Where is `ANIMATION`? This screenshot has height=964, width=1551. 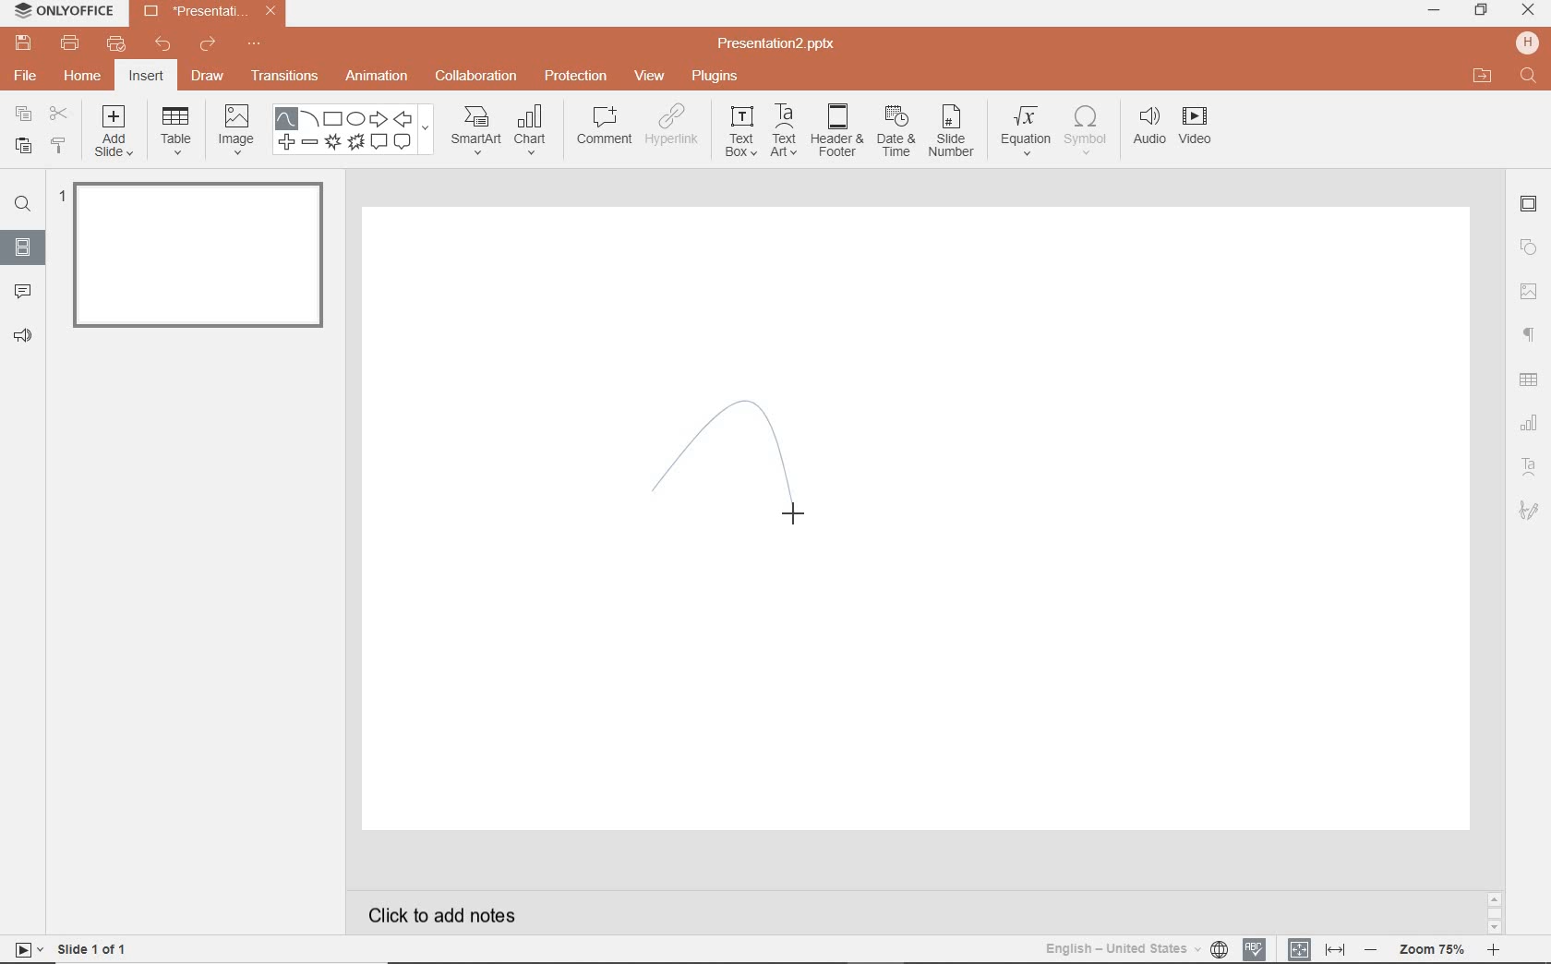 ANIMATION is located at coordinates (380, 77).